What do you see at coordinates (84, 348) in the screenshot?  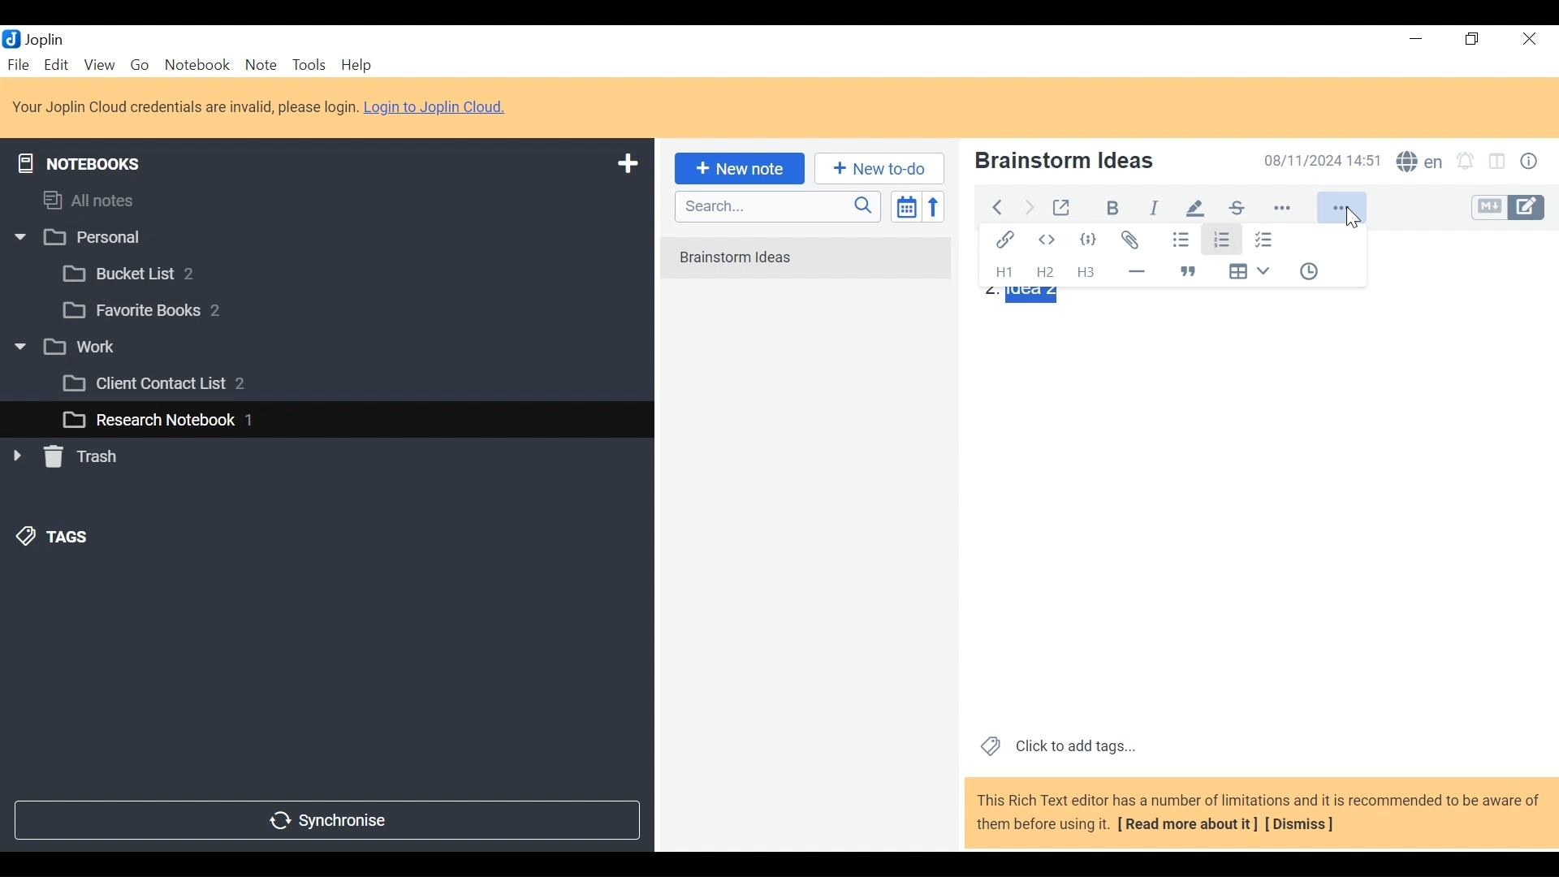 I see `v [3 work` at bounding box center [84, 348].